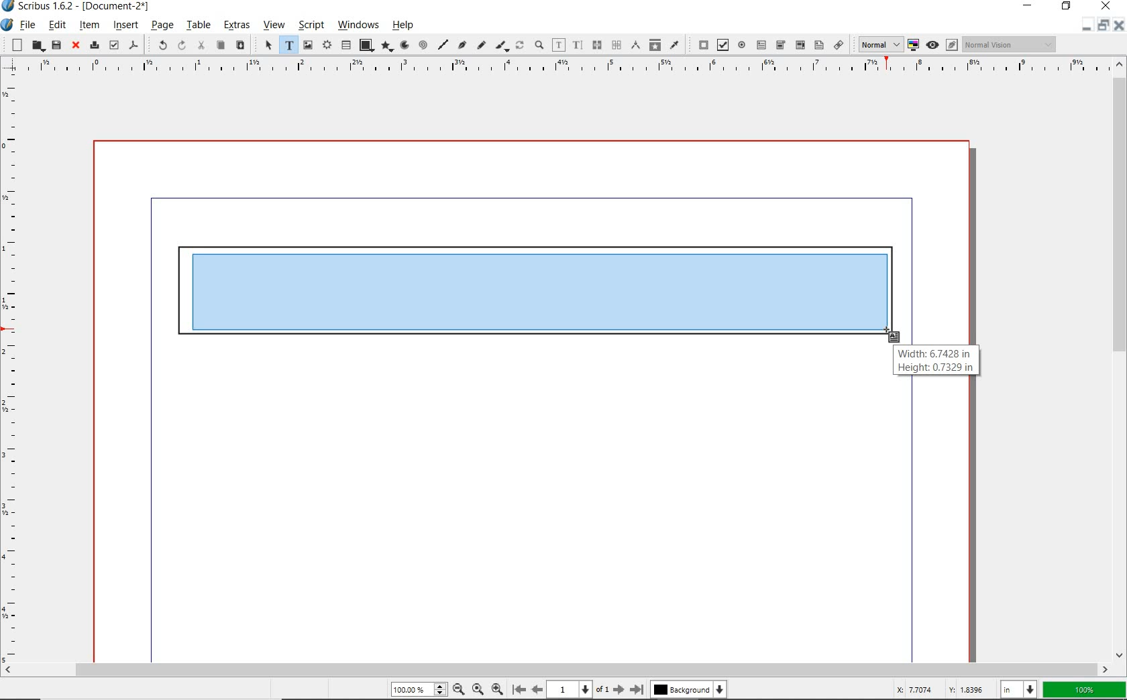 This screenshot has height=700, width=1127. I want to click on extras, so click(237, 25).